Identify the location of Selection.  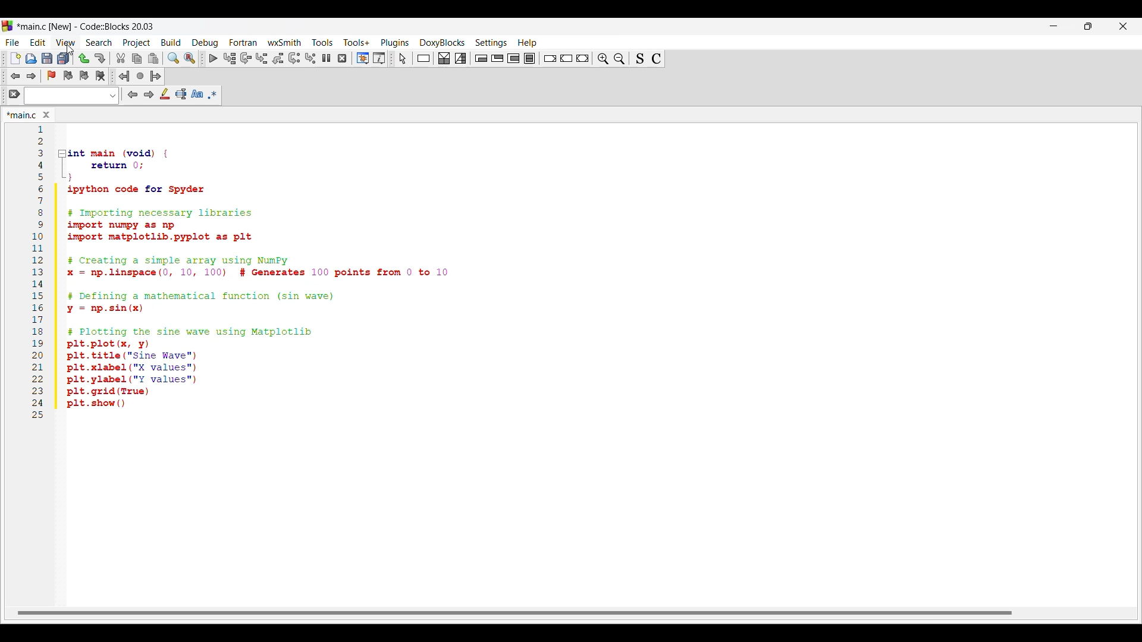
(460, 58).